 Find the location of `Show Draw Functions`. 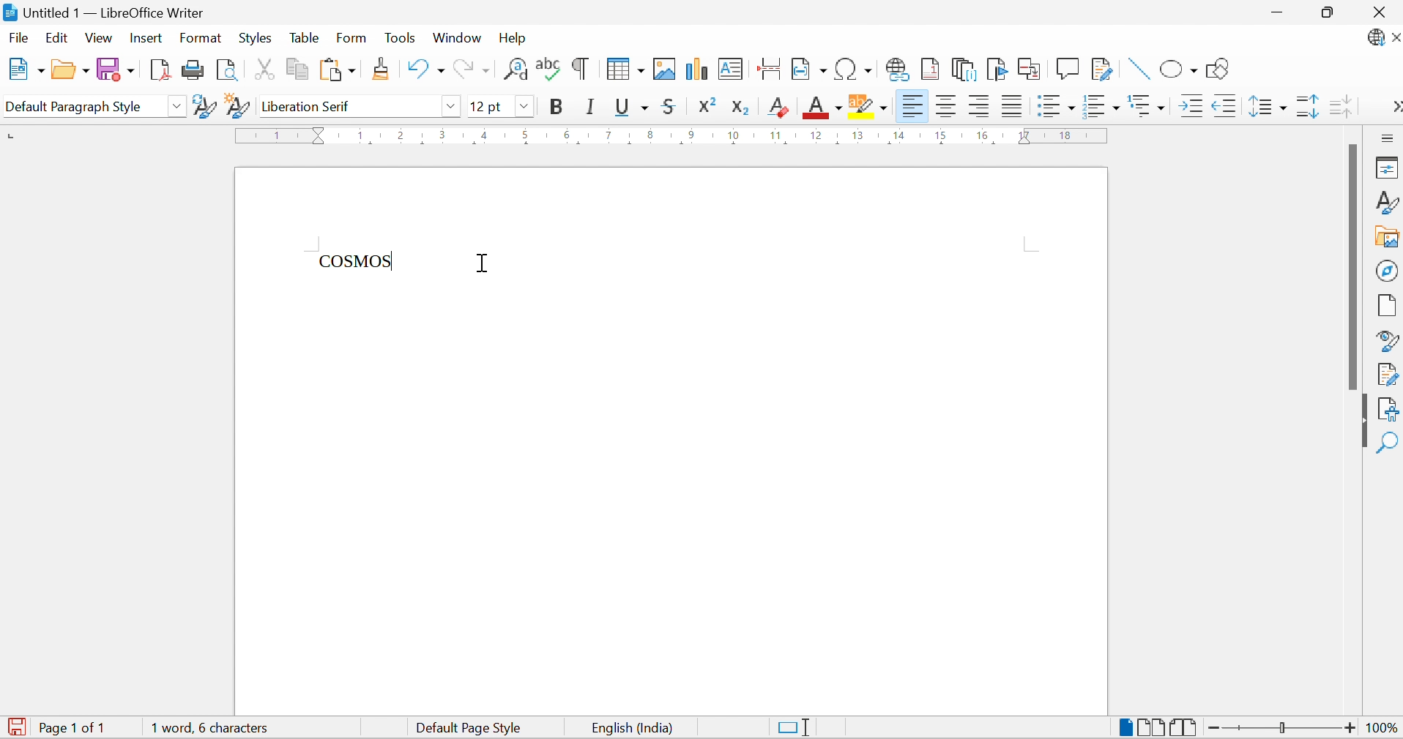

Show Draw Functions is located at coordinates (1218, 70).